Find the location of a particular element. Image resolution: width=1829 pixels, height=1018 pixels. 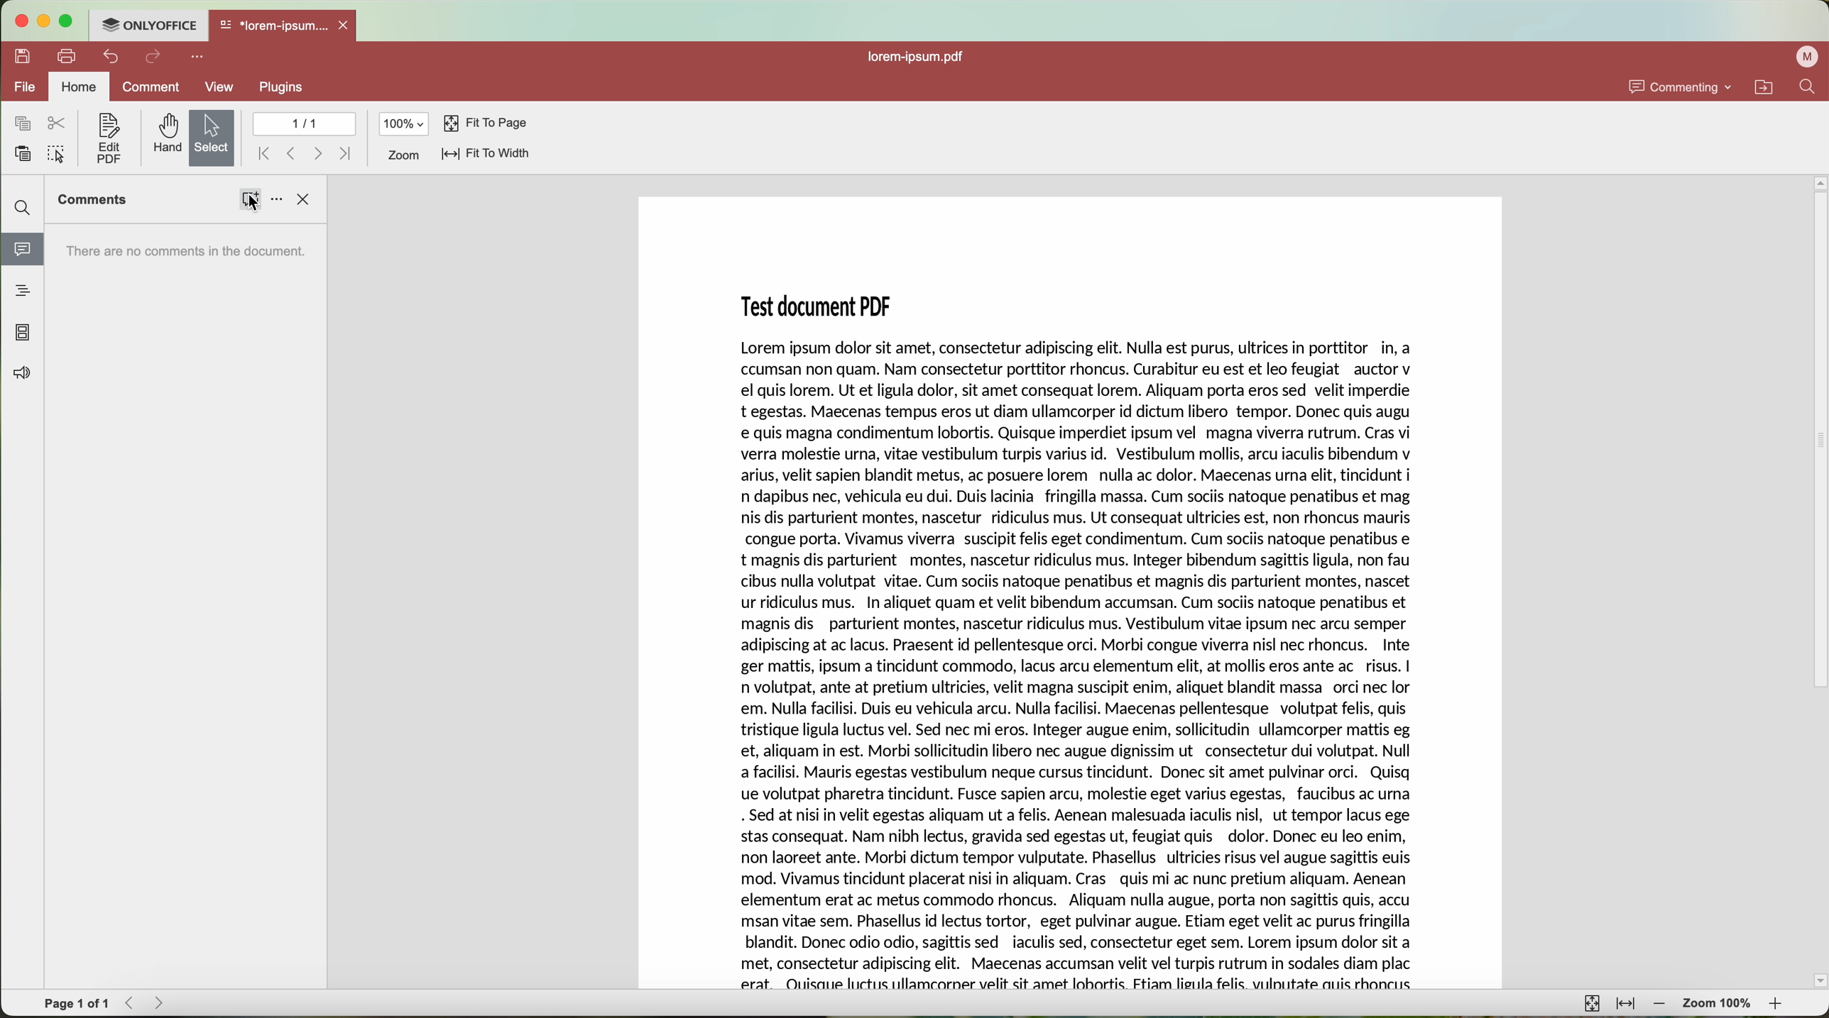

ONLYOFFICE is located at coordinates (148, 26).